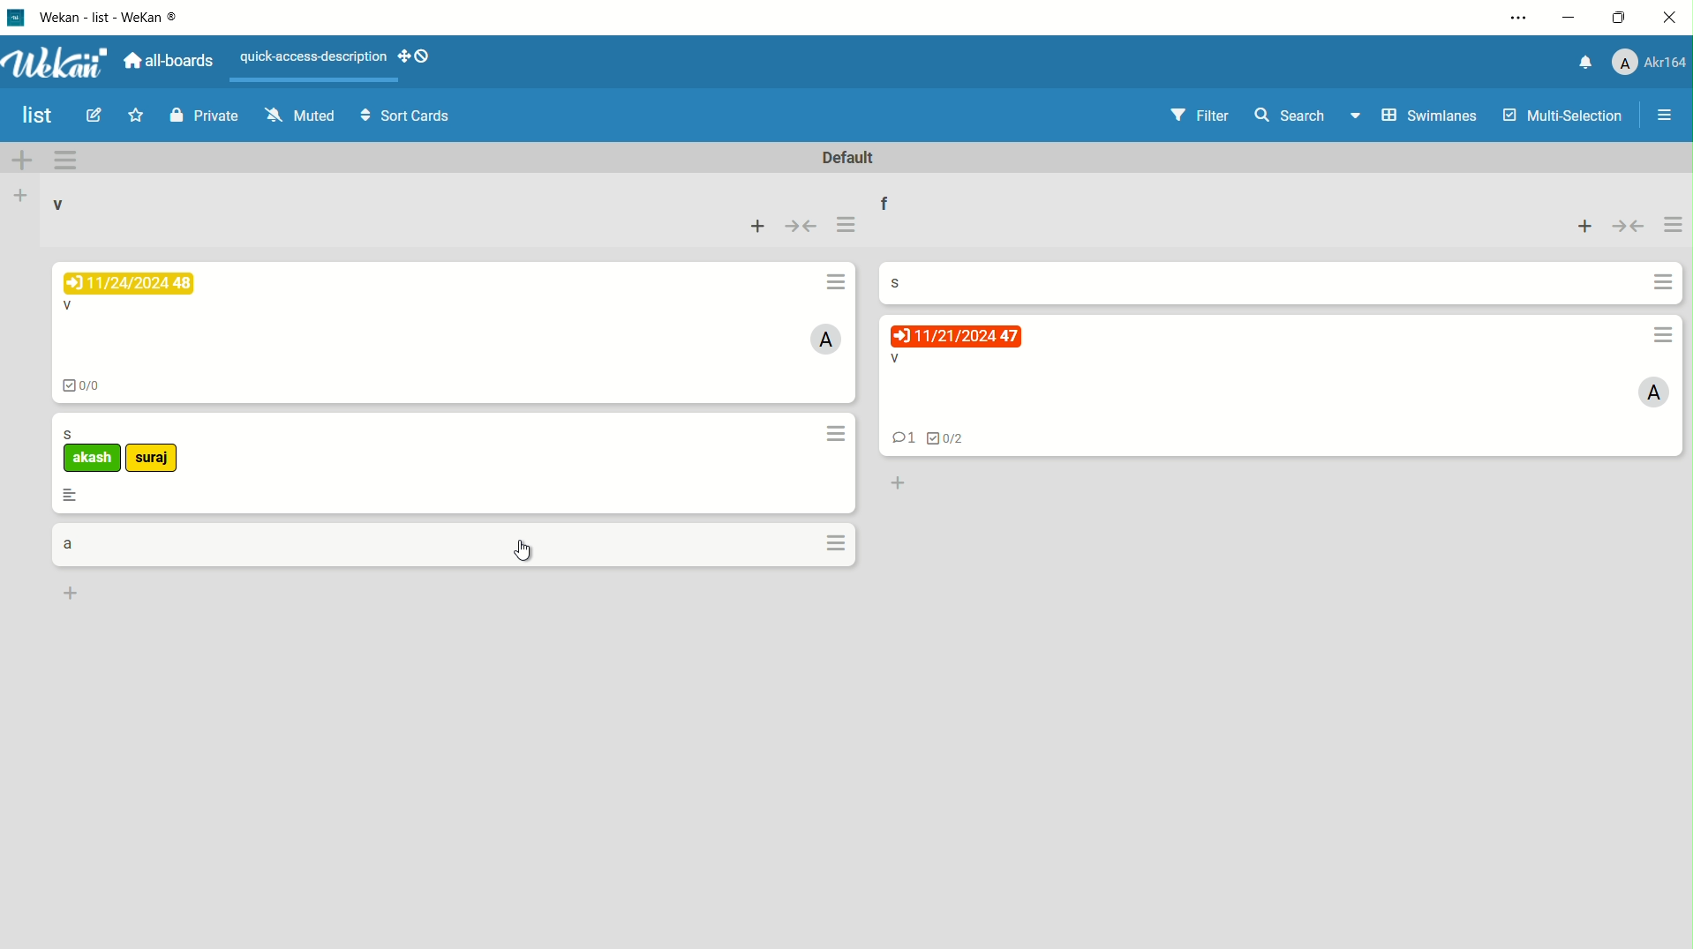 The width and height of the screenshot is (1693, 949). Describe the element at coordinates (847, 225) in the screenshot. I see `list actions` at that location.